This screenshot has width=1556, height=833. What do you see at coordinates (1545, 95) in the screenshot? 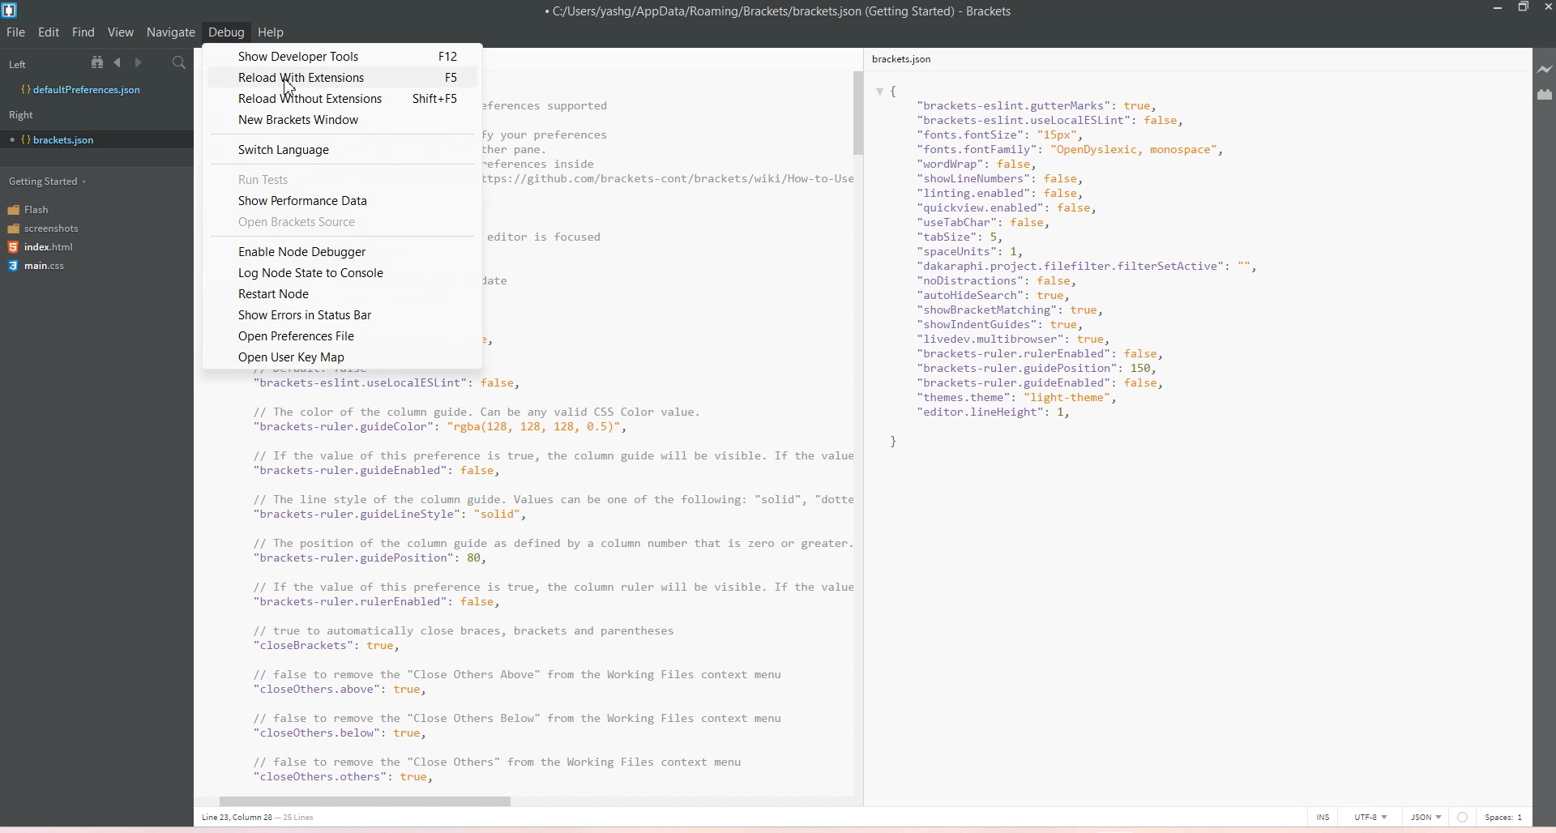
I see `Extension Manager` at bounding box center [1545, 95].